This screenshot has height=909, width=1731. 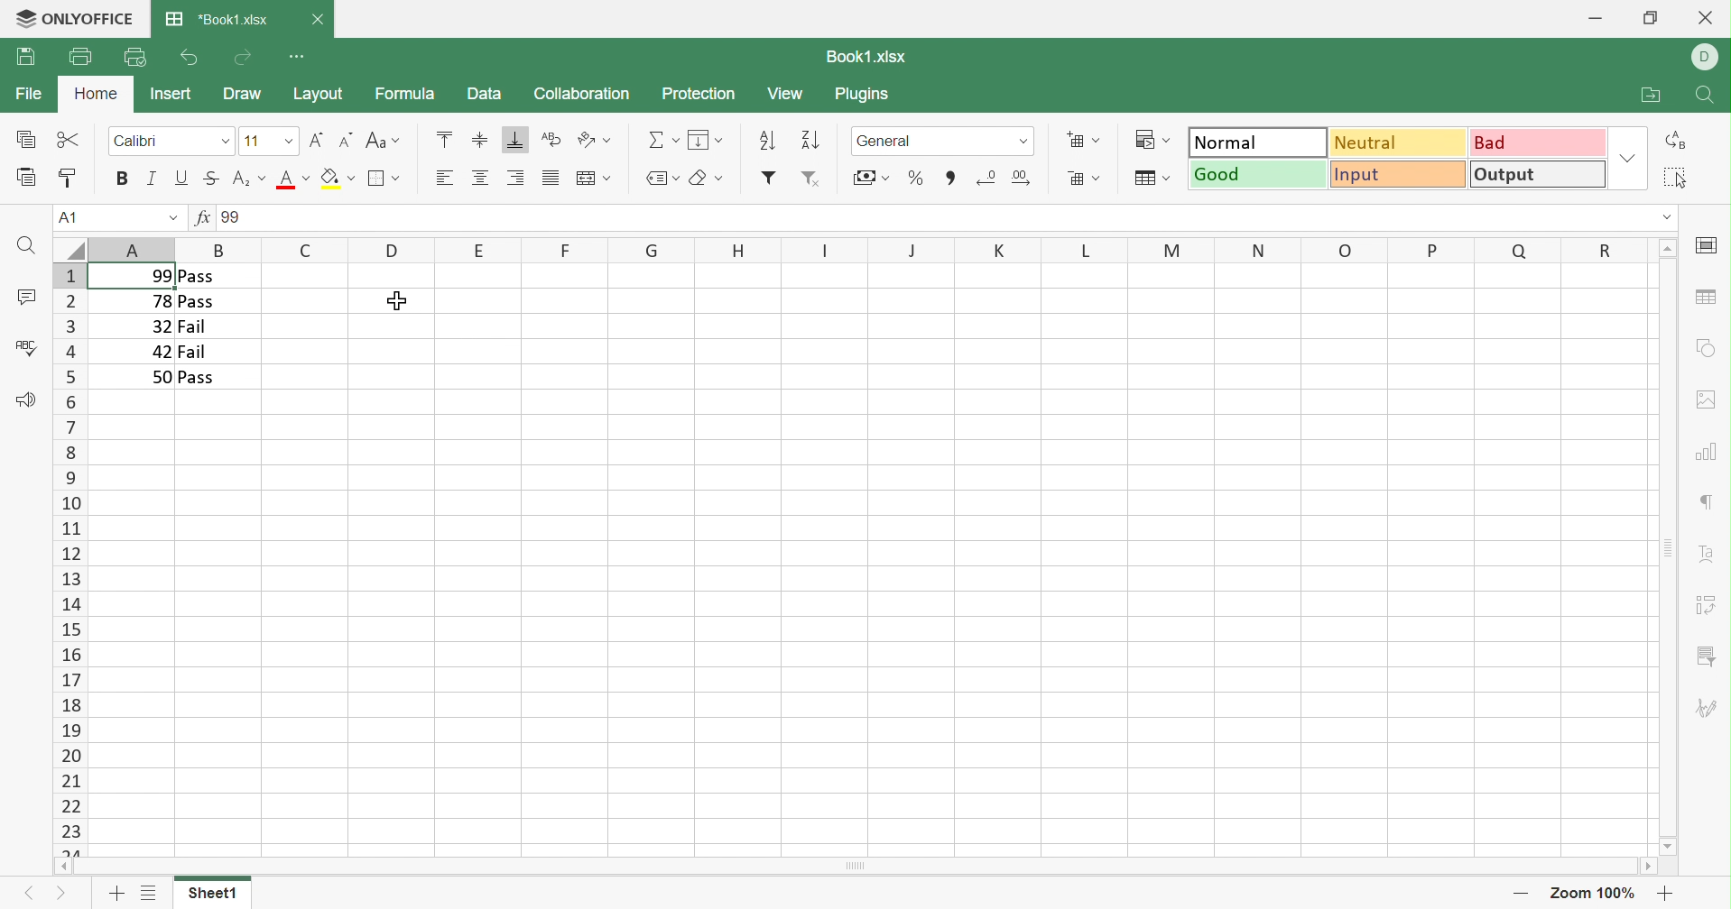 What do you see at coordinates (482, 92) in the screenshot?
I see `Data` at bounding box center [482, 92].